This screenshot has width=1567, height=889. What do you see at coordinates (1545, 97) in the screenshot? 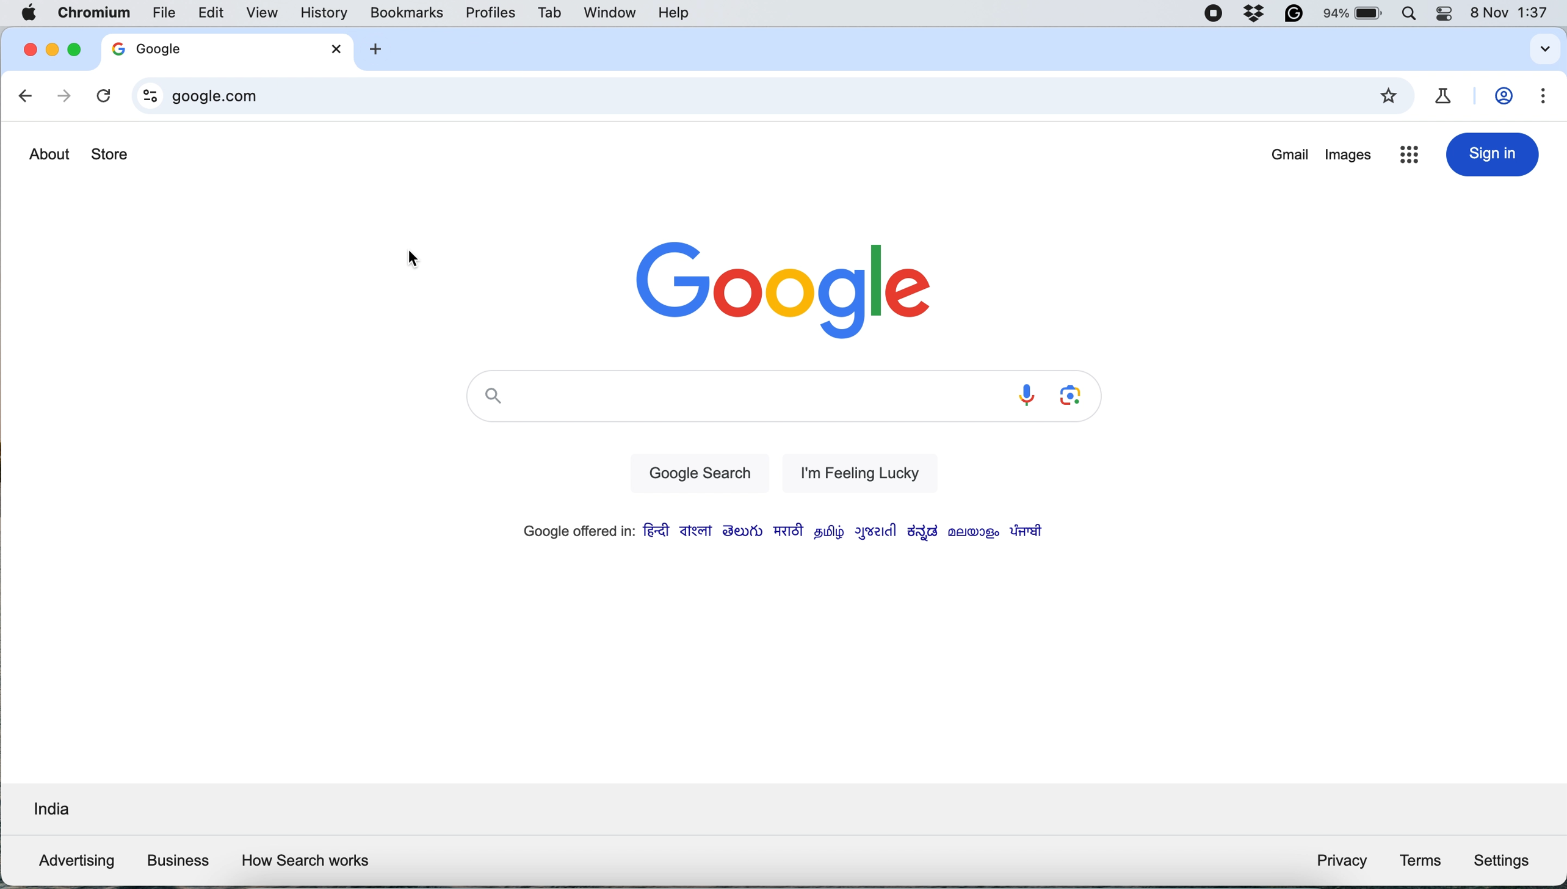
I see `settings` at bounding box center [1545, 97].